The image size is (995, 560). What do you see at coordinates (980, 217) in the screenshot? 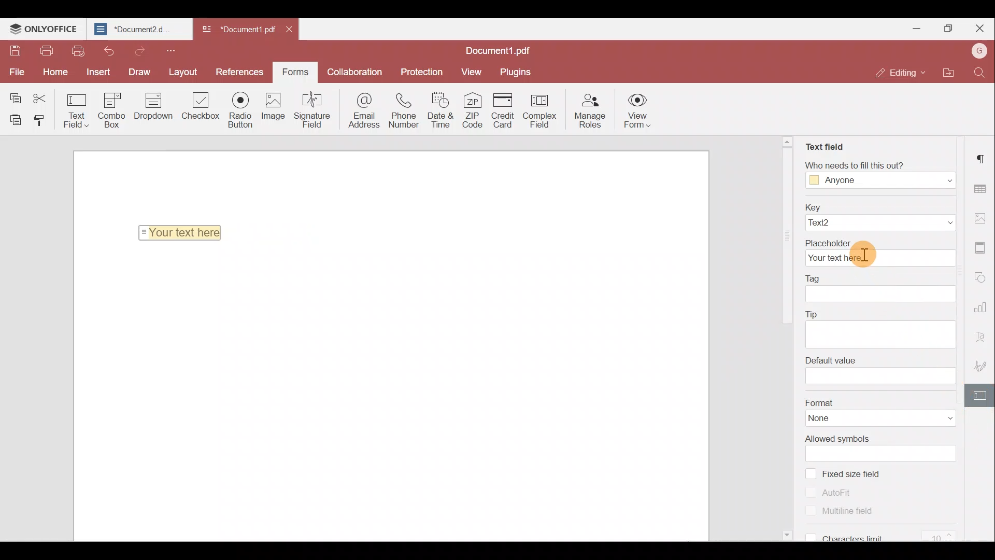
I see `Image settings` at bounding box center [980, 217].